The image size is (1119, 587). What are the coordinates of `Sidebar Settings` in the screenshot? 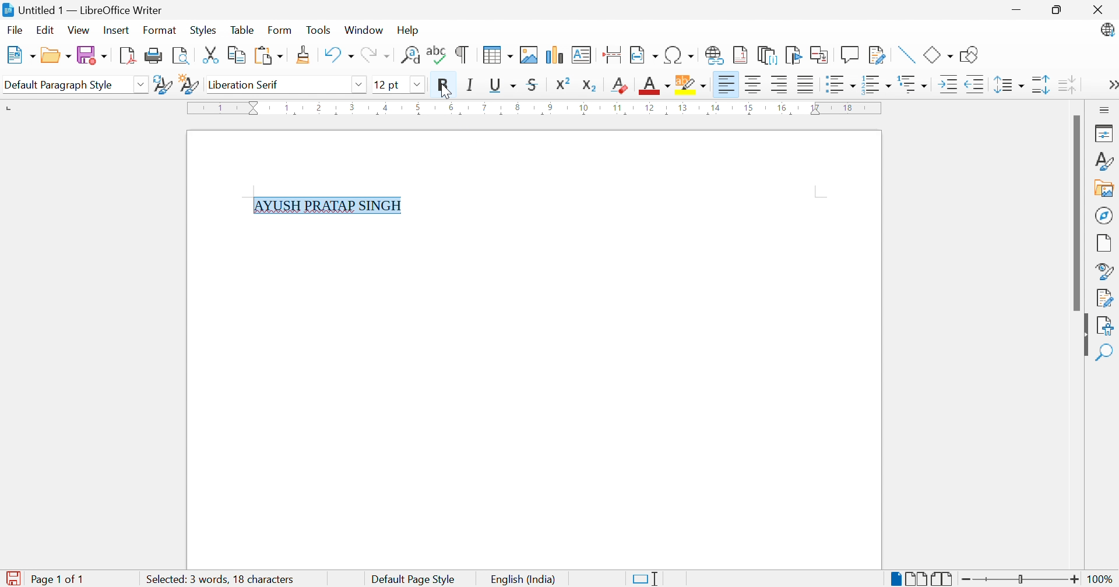 It's located at (1103, 109).